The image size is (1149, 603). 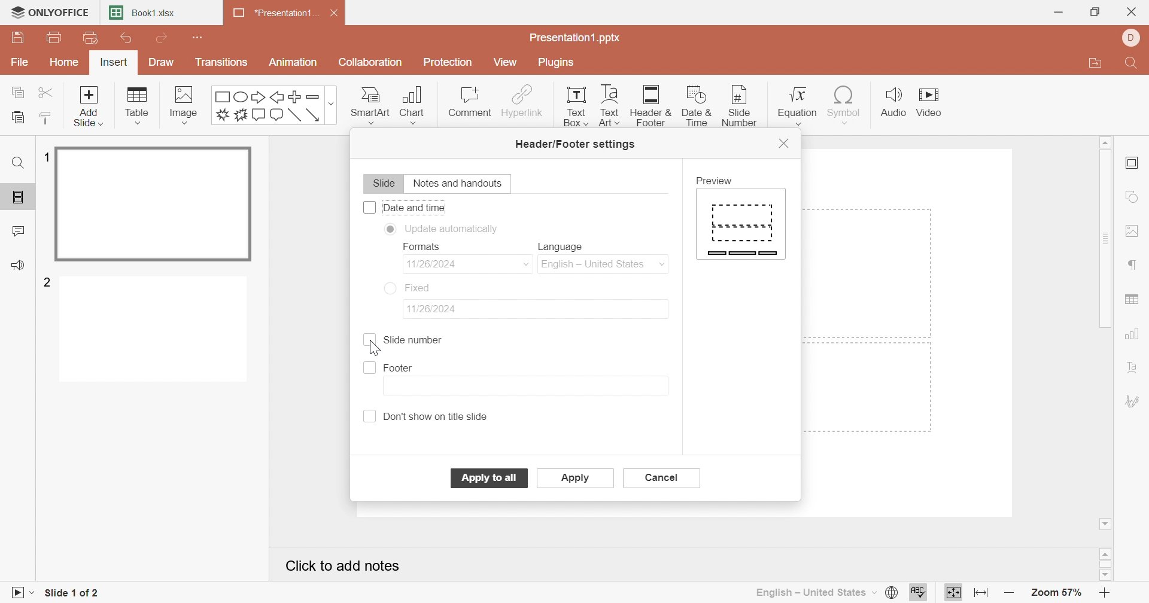 What do you see at coordinates (1133, 266) in the screenshot?
I see `Paragraph settings` at bounding box center [1133, 266].